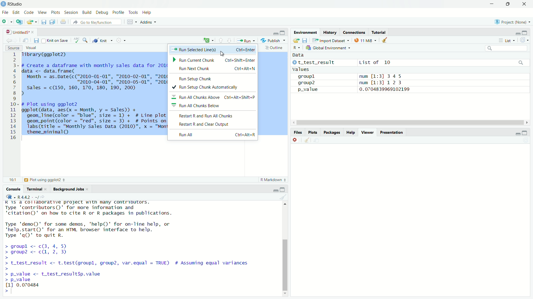  What do you see at coordinates (506, 40) in the screenshot?
I see `List +` at bounding box center [506, 40].